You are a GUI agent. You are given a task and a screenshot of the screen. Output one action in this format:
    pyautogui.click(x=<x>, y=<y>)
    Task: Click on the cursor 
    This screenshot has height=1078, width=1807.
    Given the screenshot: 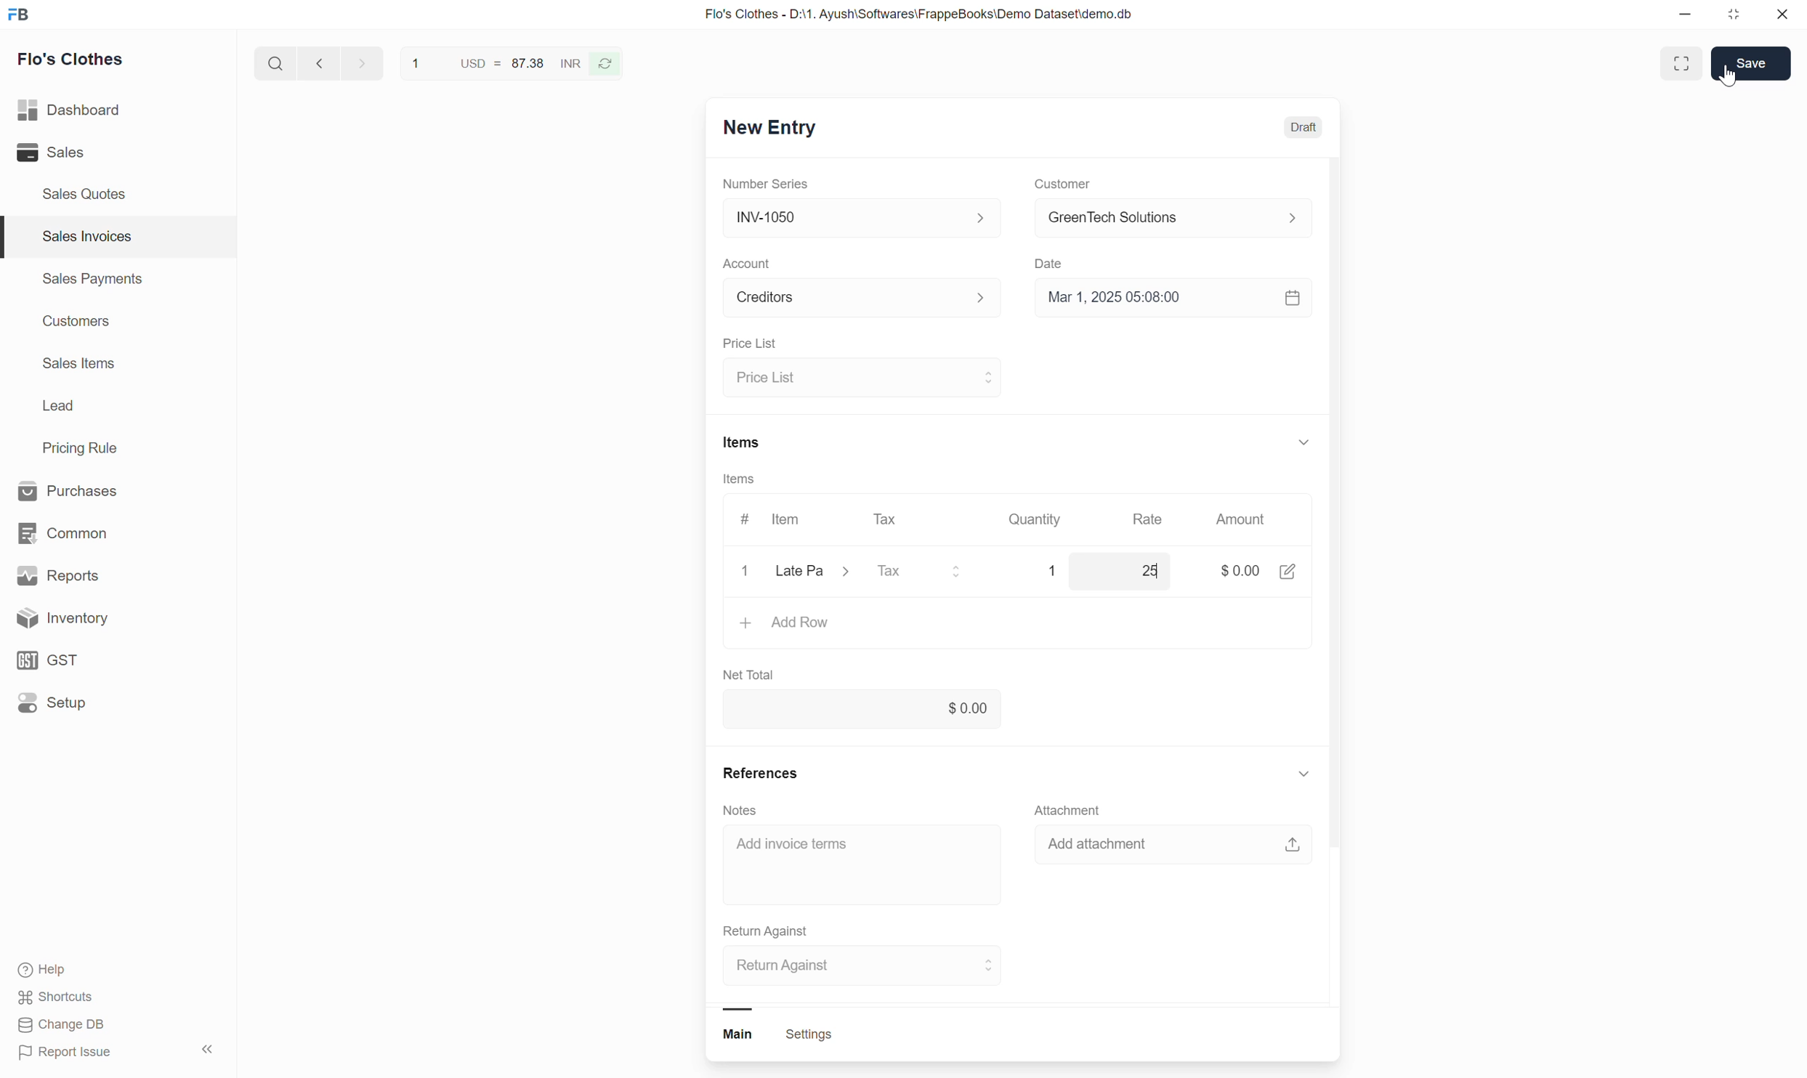 What is the action you would take?
    pyautogui.click(x=1729, y=77)
    